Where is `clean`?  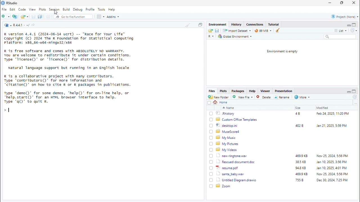
clean is located at coordinates (188, 24).